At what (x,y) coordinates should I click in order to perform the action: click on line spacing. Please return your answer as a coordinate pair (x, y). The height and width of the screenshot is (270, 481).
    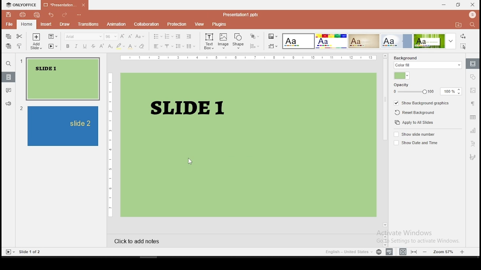
    Looking at the image, I should click on (180, 46).